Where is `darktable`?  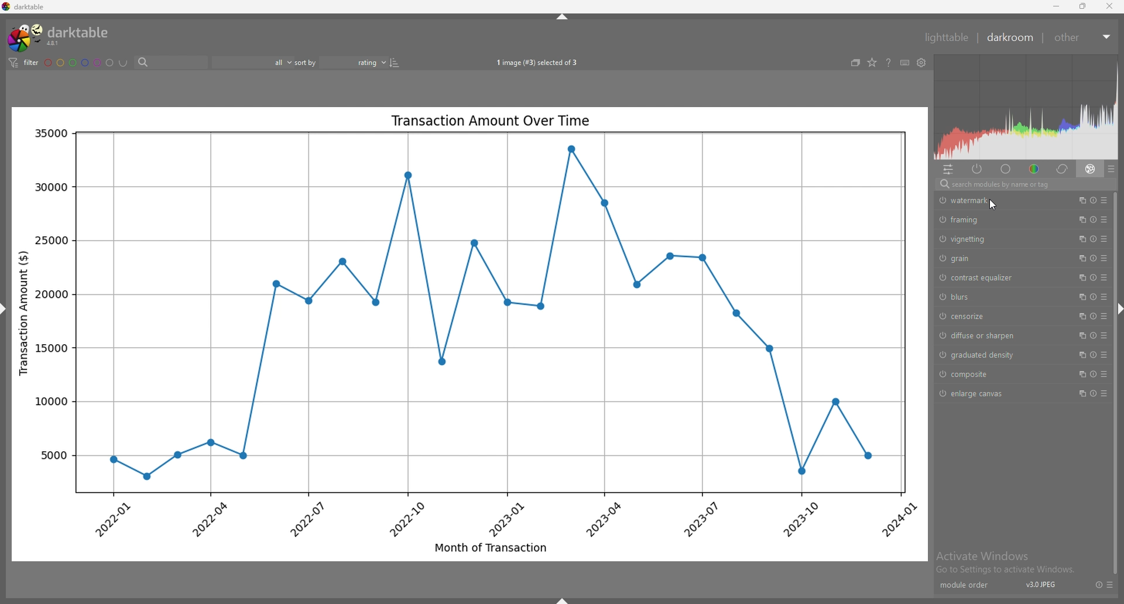 darktable is located at coordinates (25, 6).